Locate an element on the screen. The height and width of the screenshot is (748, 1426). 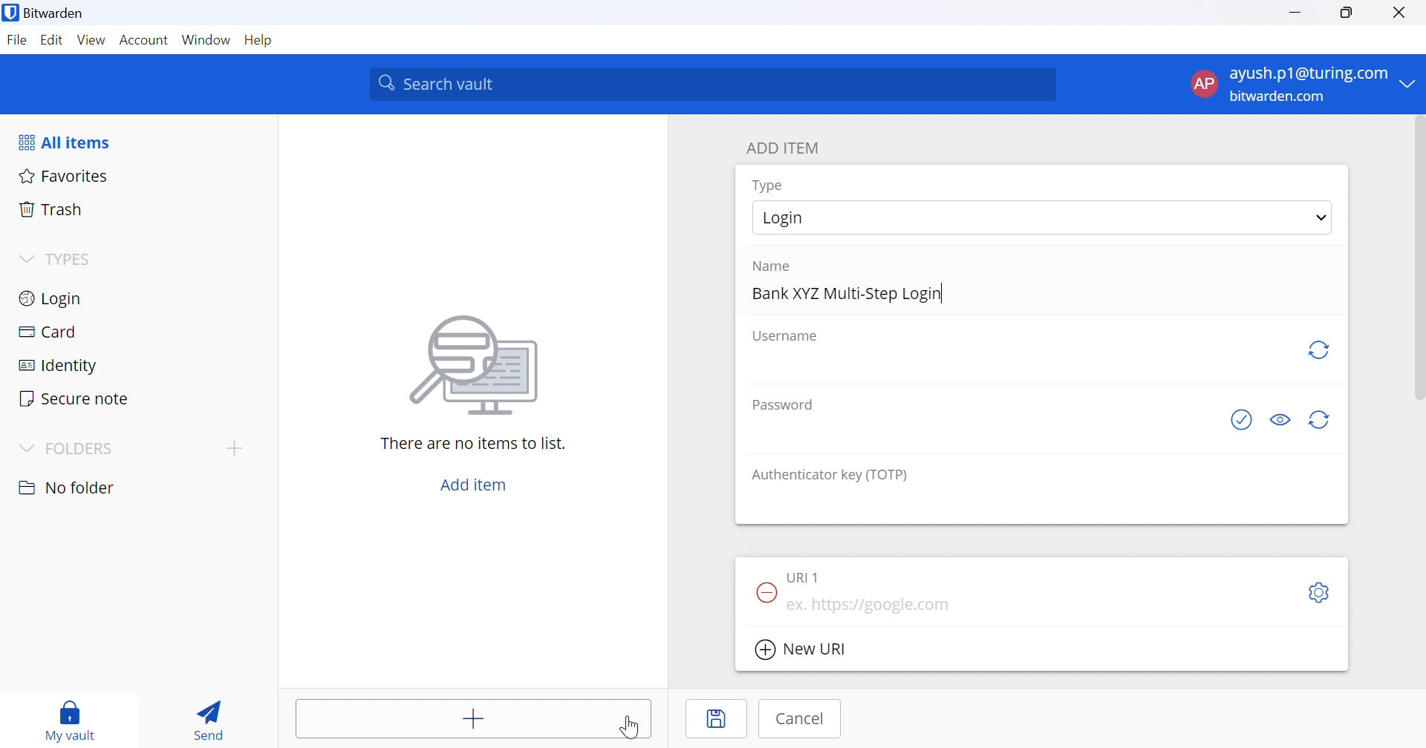
Drop Down is located at coordinates (1412, 85).